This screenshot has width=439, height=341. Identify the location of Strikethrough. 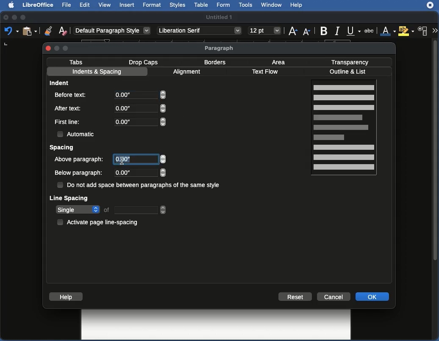
(371, 31).